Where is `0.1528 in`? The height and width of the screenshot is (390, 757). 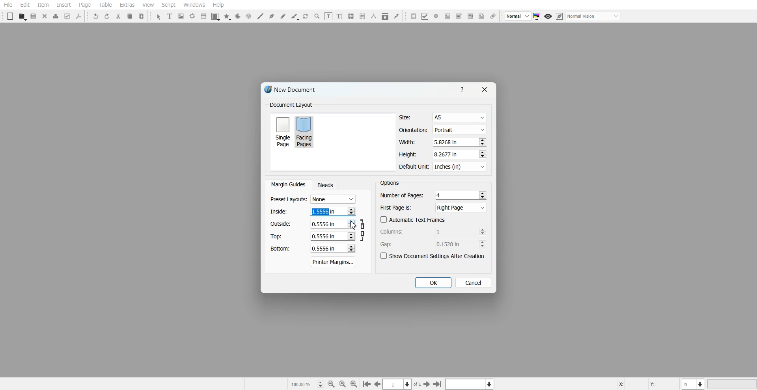 0.1528 in is located at coordinates (451, 244).